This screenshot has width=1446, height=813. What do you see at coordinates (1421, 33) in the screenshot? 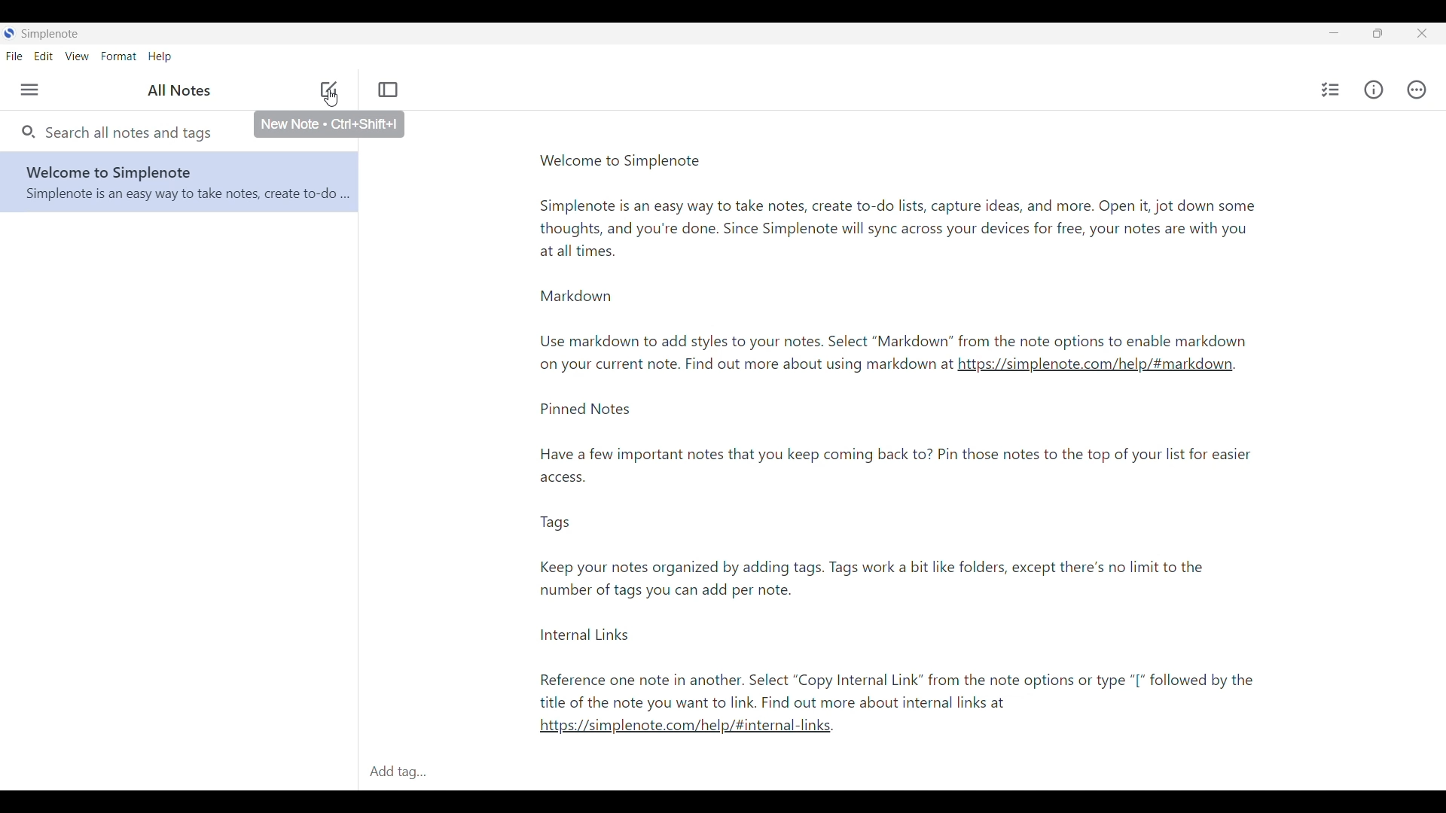
I see `Close` at bounding box center [1421, 33].